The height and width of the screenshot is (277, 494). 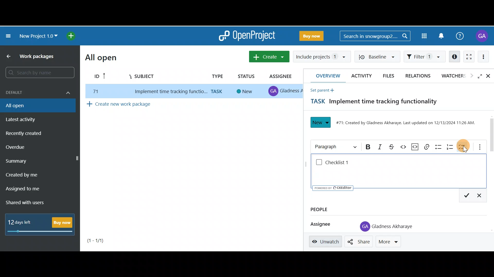 I want to click on Set parent, so click(x=321, y=90).